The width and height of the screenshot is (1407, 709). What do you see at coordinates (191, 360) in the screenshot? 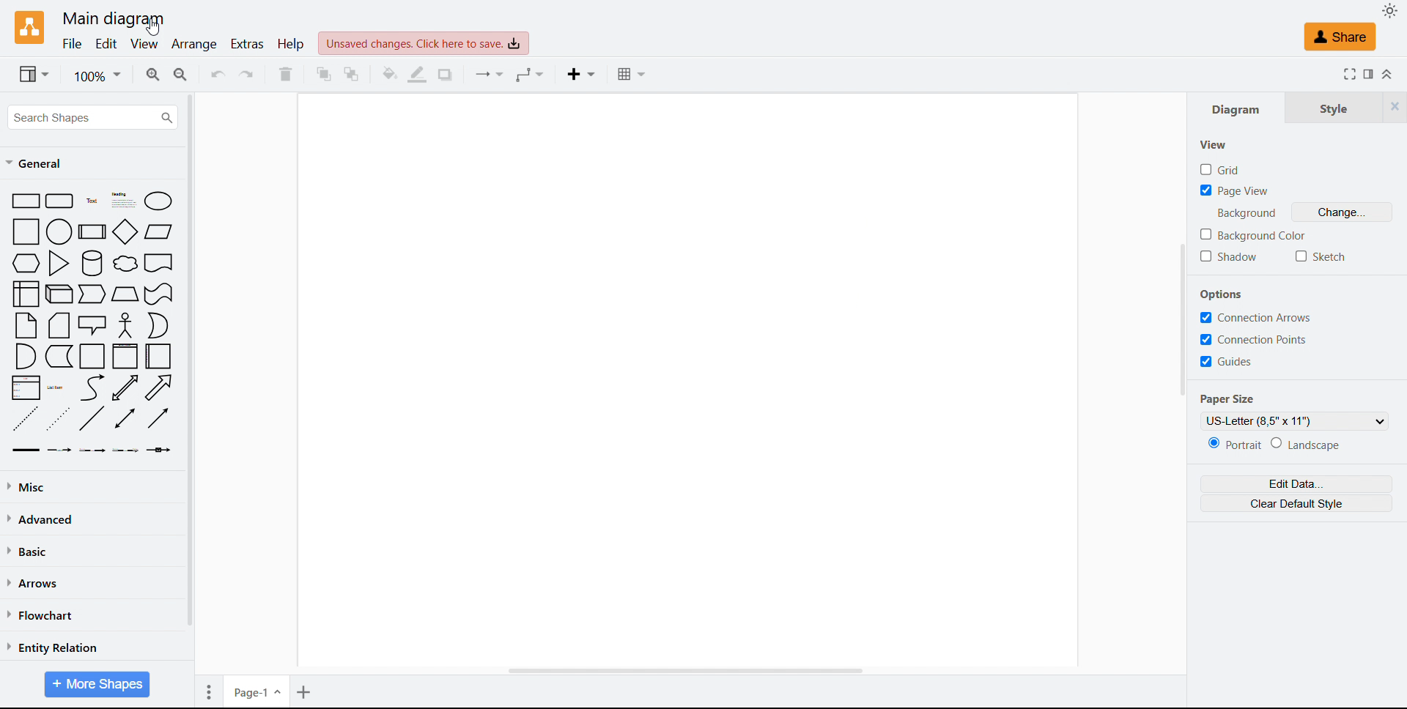
I see `Scroll bar ` at bounding box center [191, 360].